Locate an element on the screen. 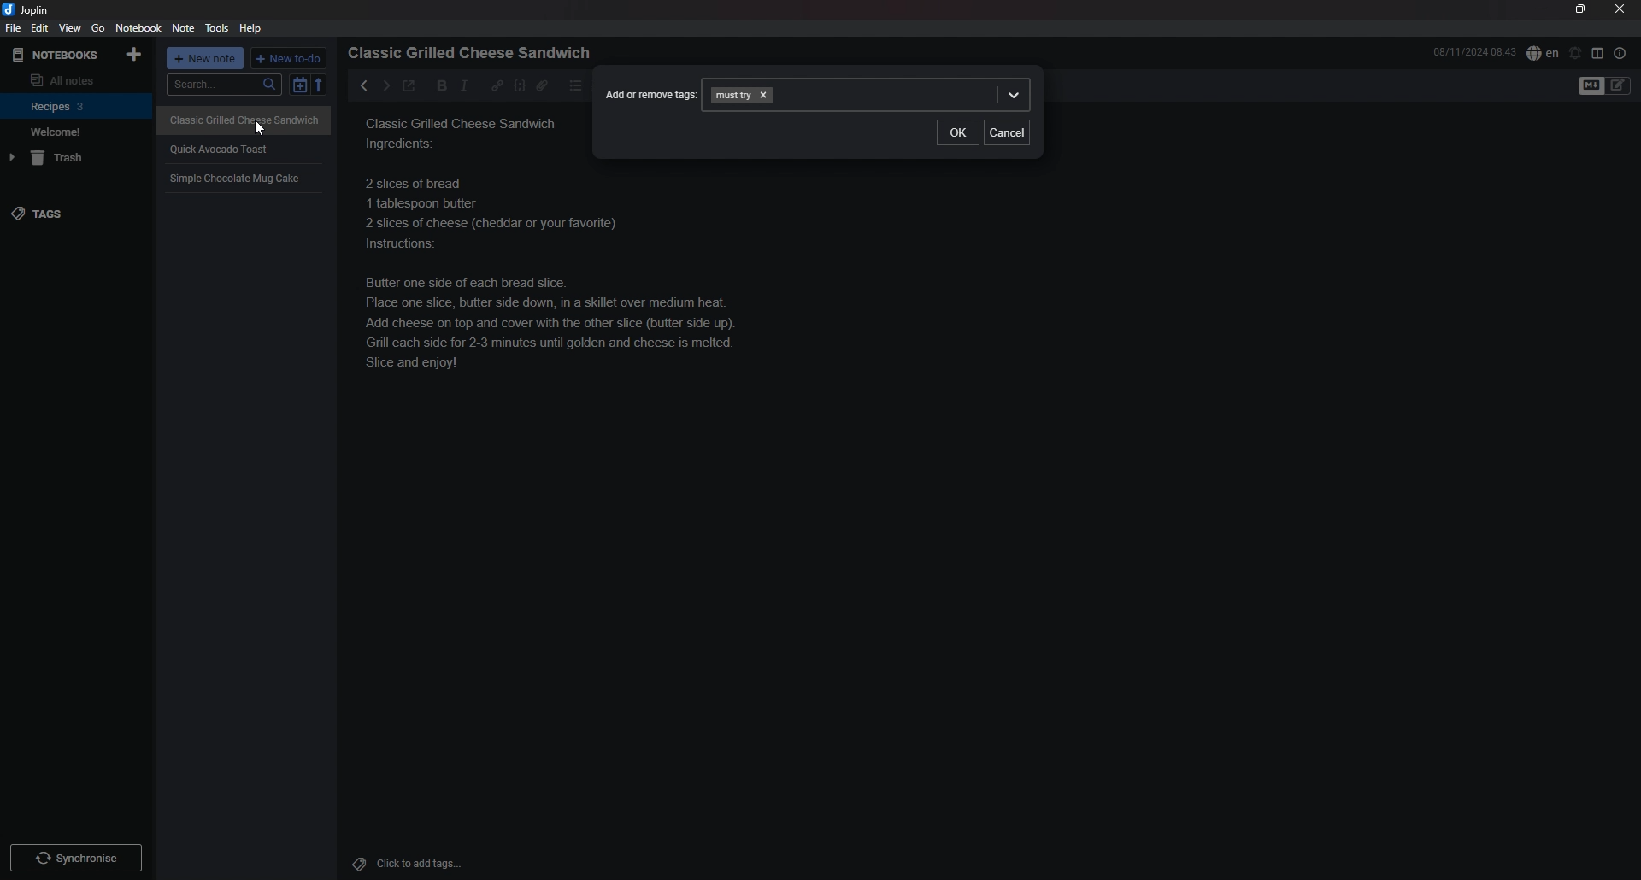 Image resolution: width=1641 pixels, height=880 pixels. help is located at coordinates (253, 28).